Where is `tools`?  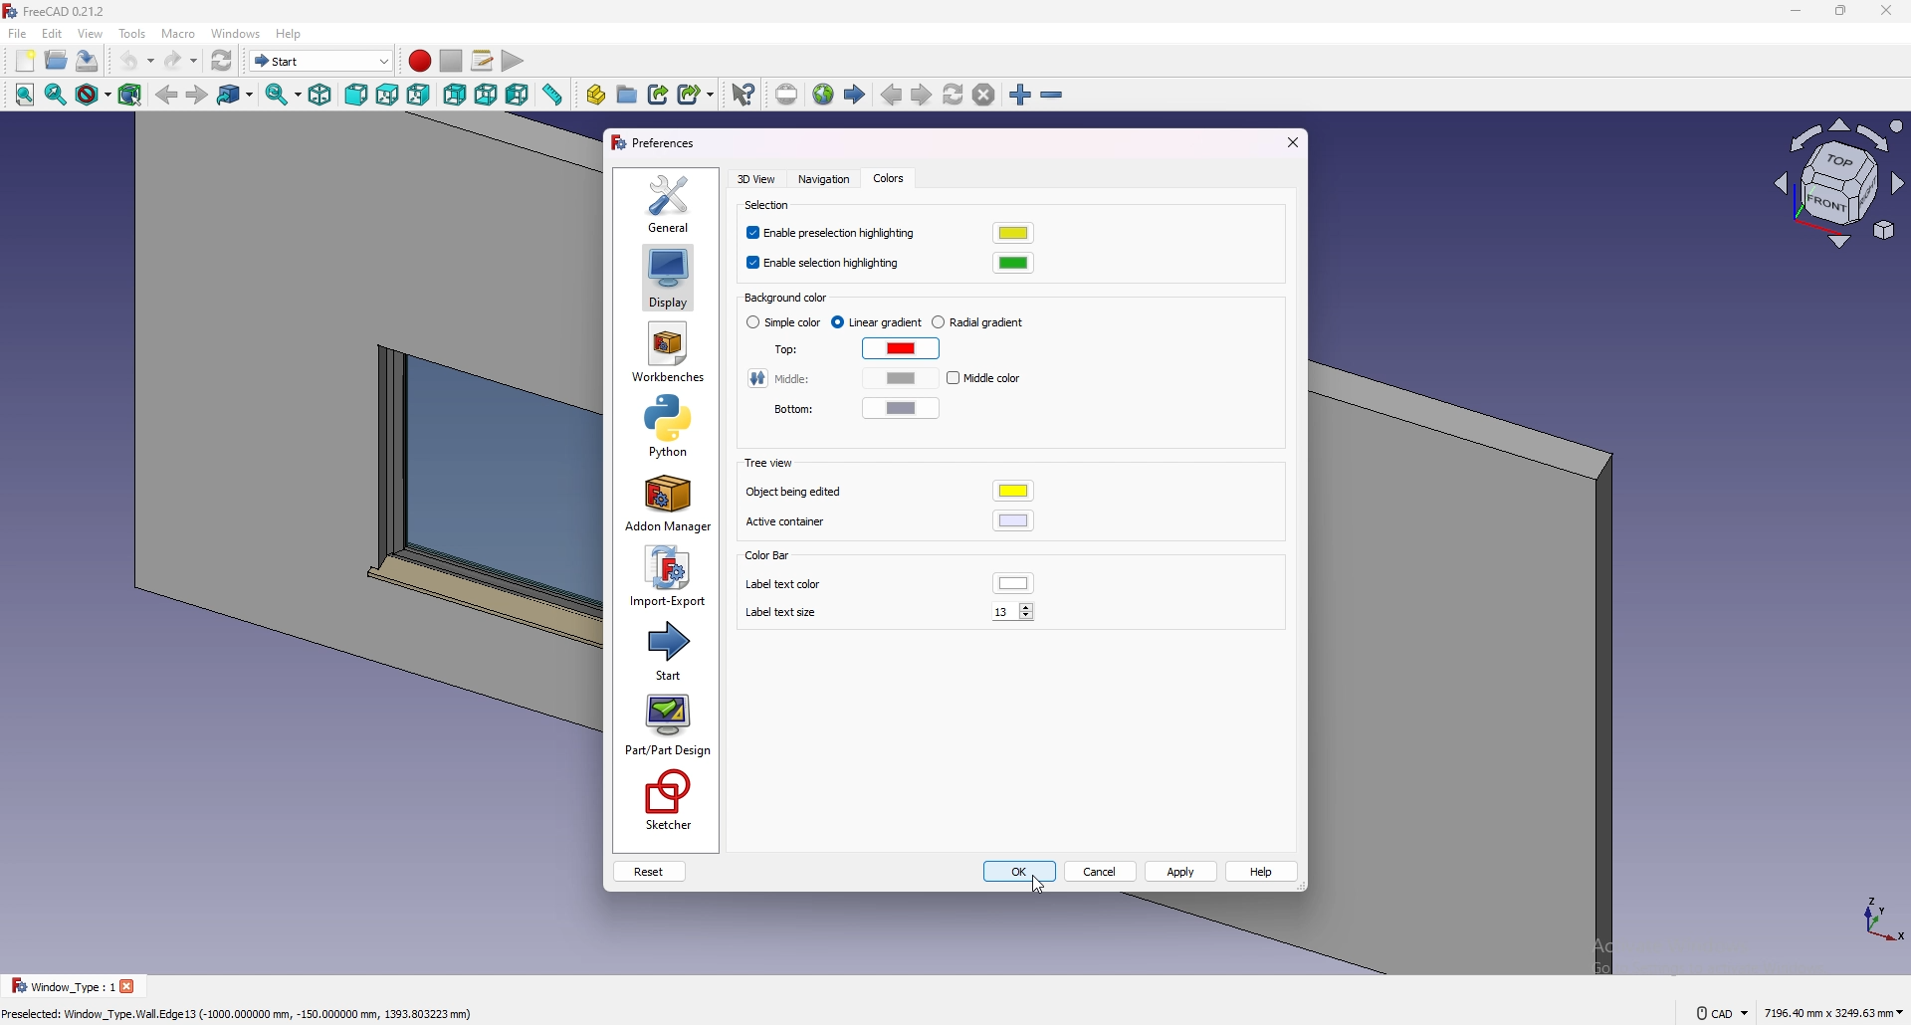
tools is located at coordinates (132, 33).